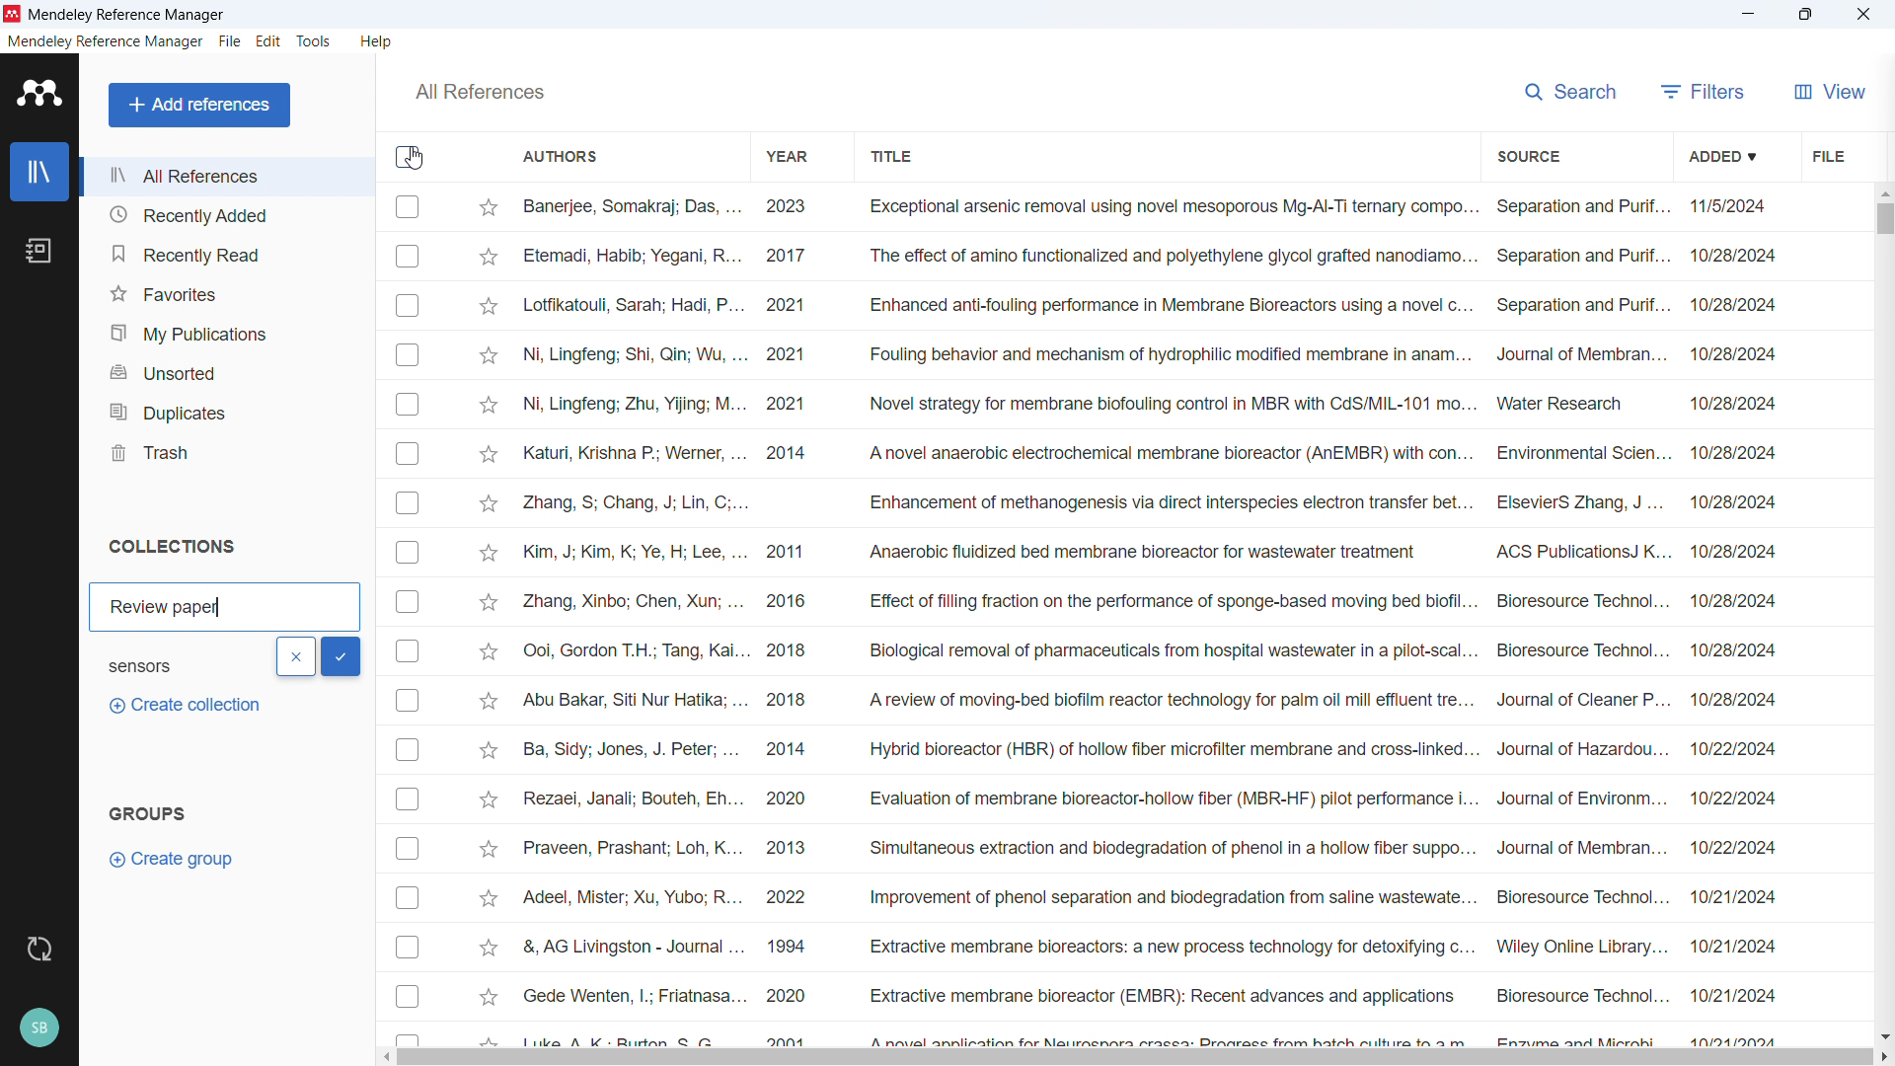  I want to click on Source, so click(1530, 154).